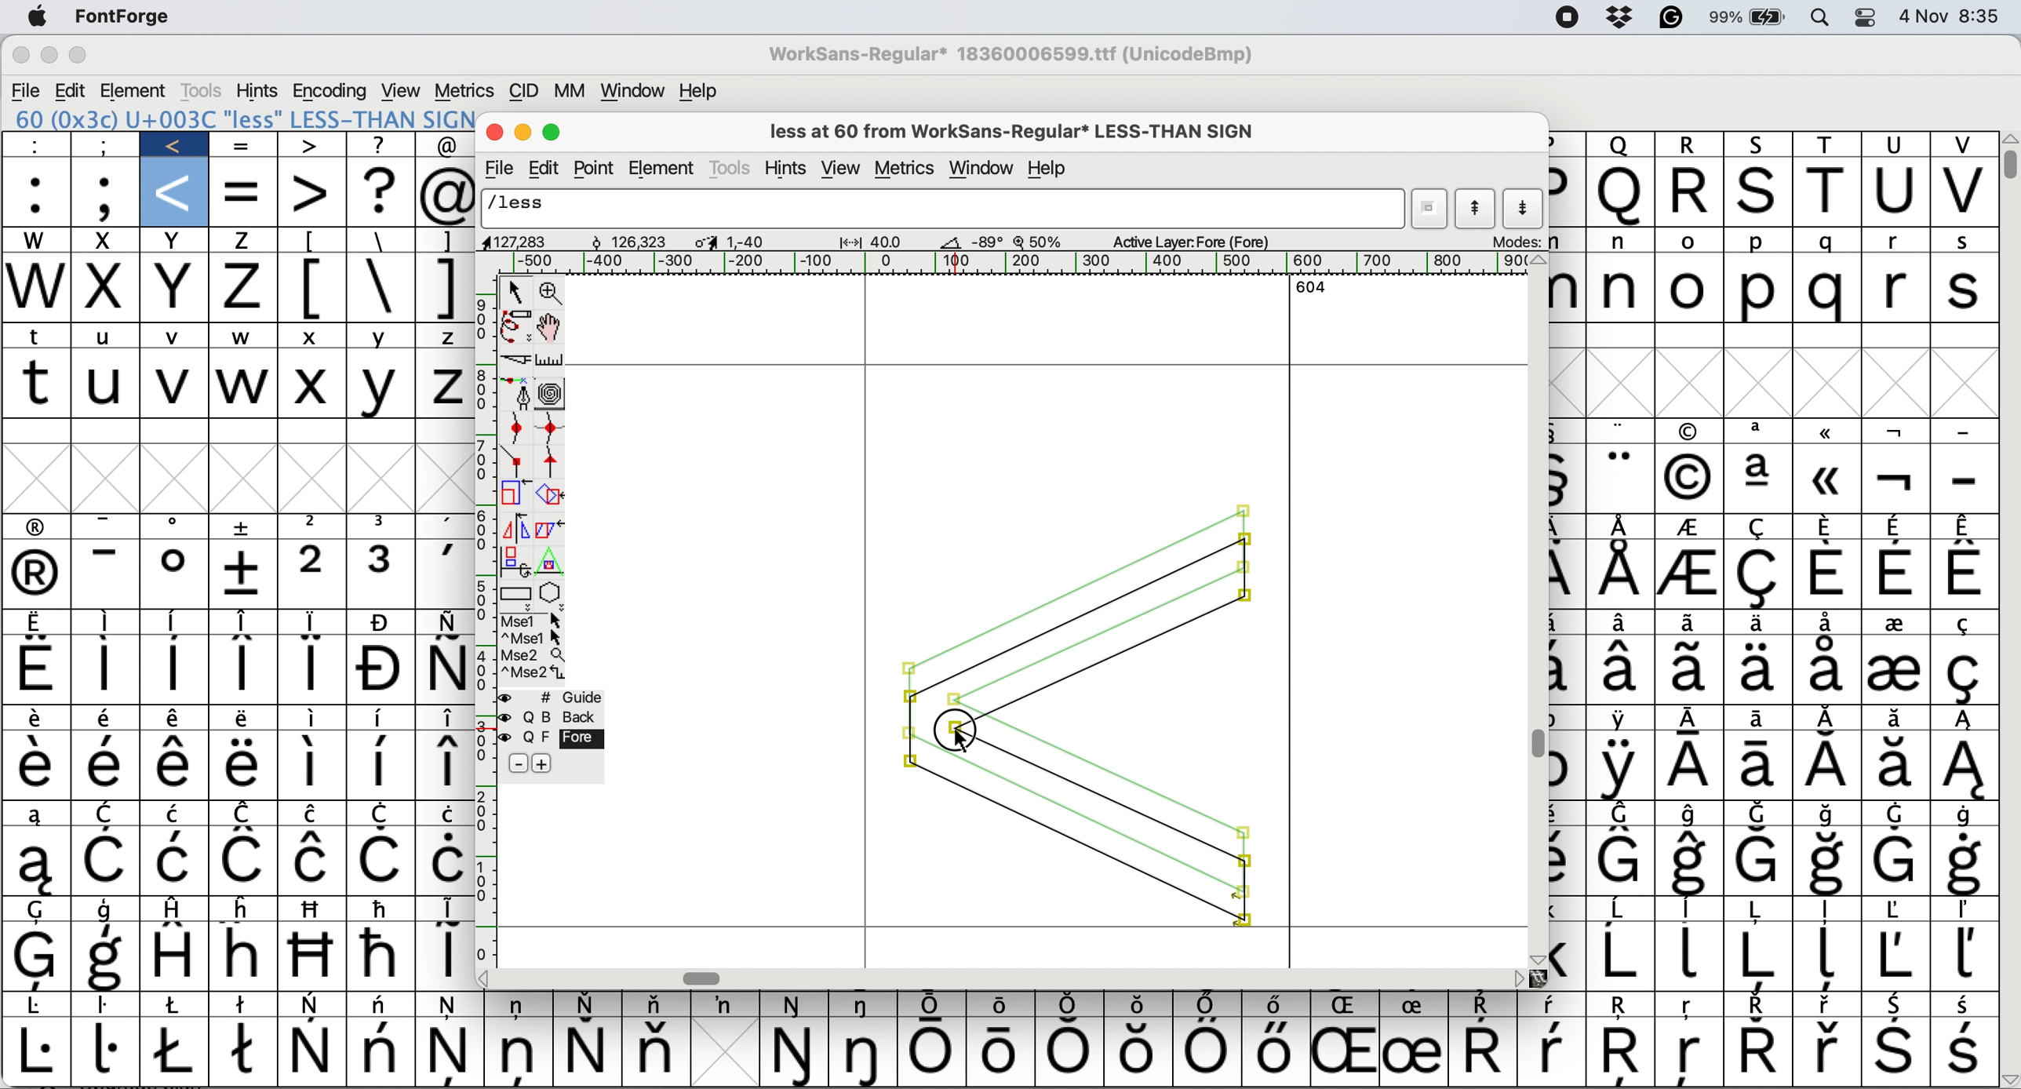 The height and width of the screenshot is (1089, 2021). I want to click on Symbol, so click(1967, 622).